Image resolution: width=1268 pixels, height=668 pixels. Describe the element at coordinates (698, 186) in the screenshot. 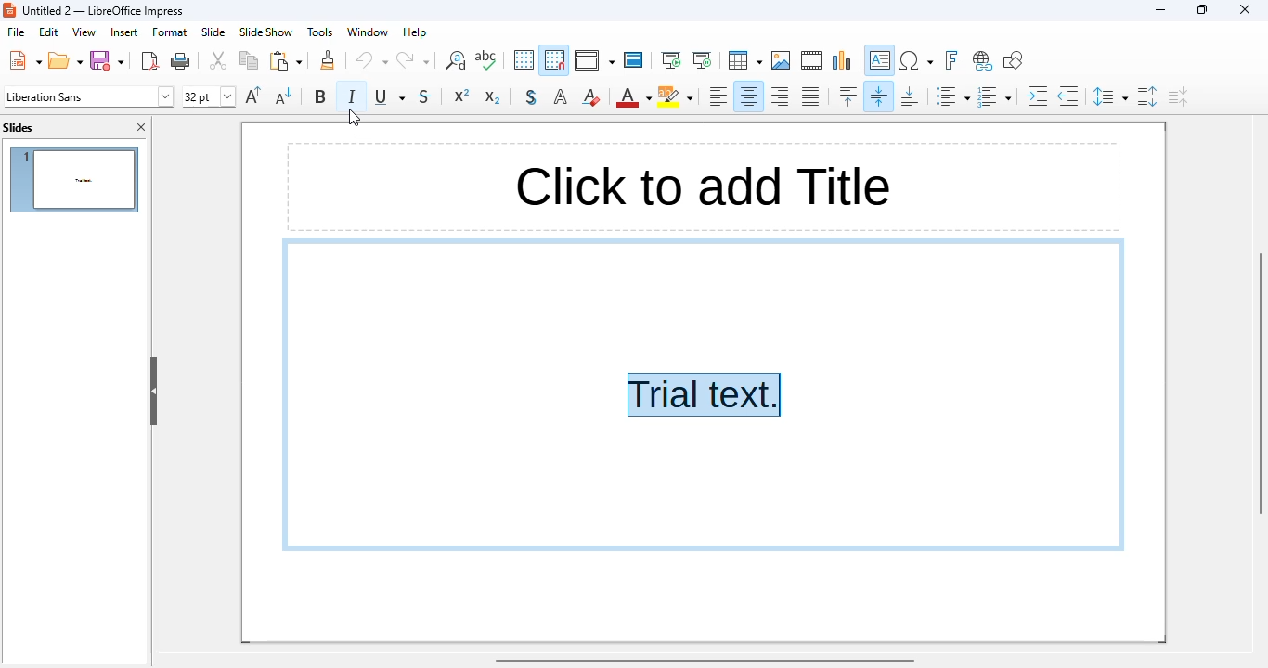

I see `Click to add title` at that location.